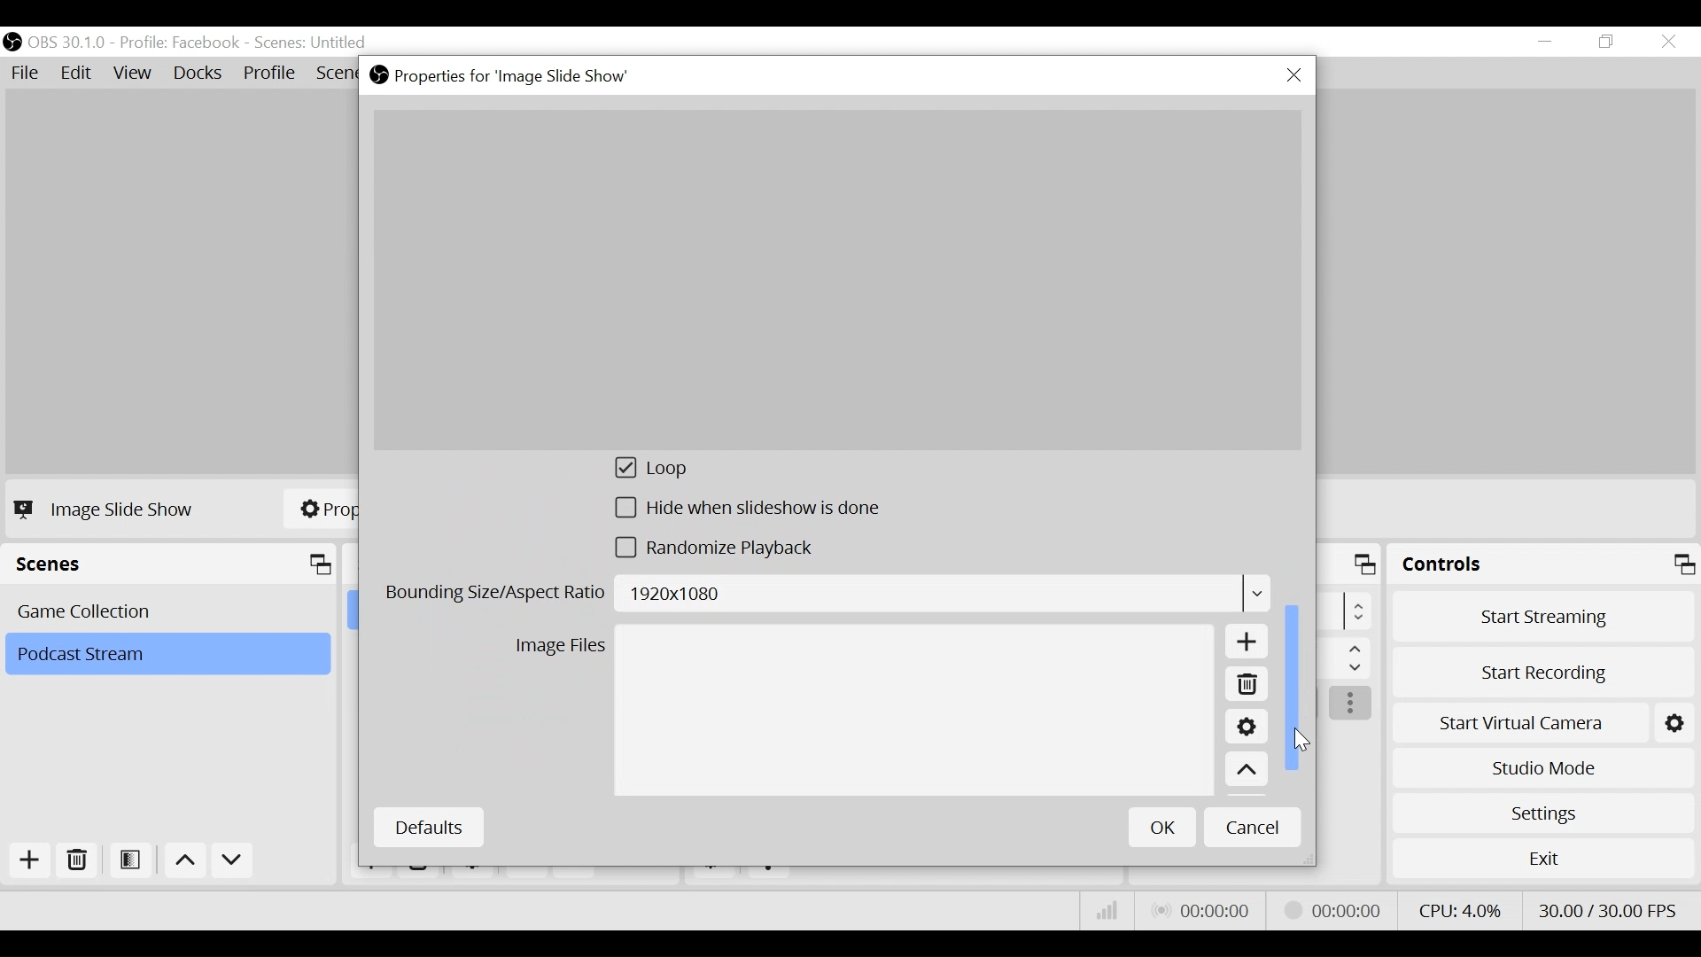 The height and width of the screenshot is (957, 1701). Describe the element at coordinates (1608, 43) in the screenshot. I see `Restore` at that location.